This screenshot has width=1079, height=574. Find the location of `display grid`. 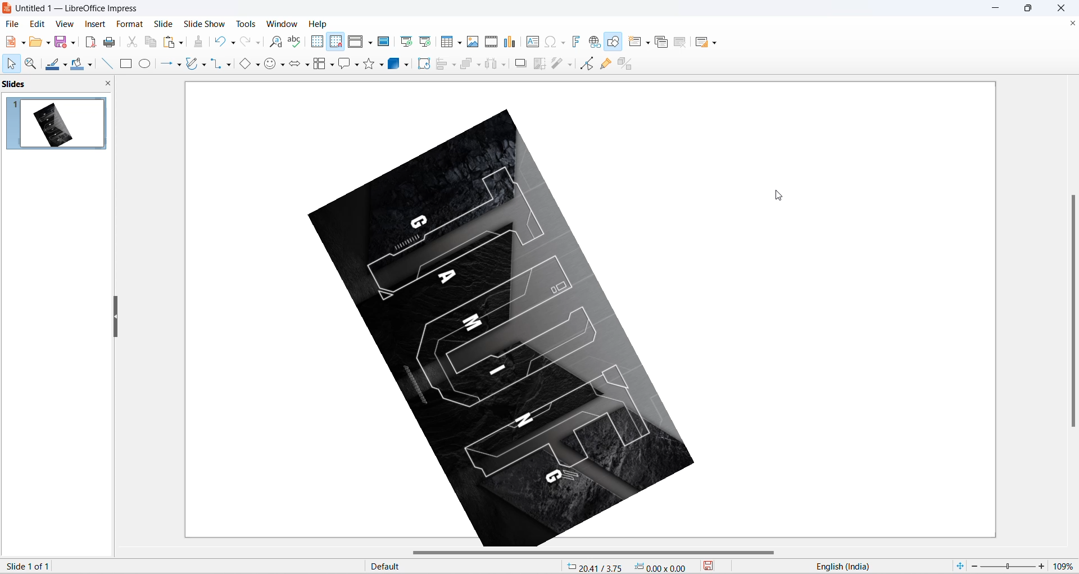

display grid is located at coordinates (316, 41).